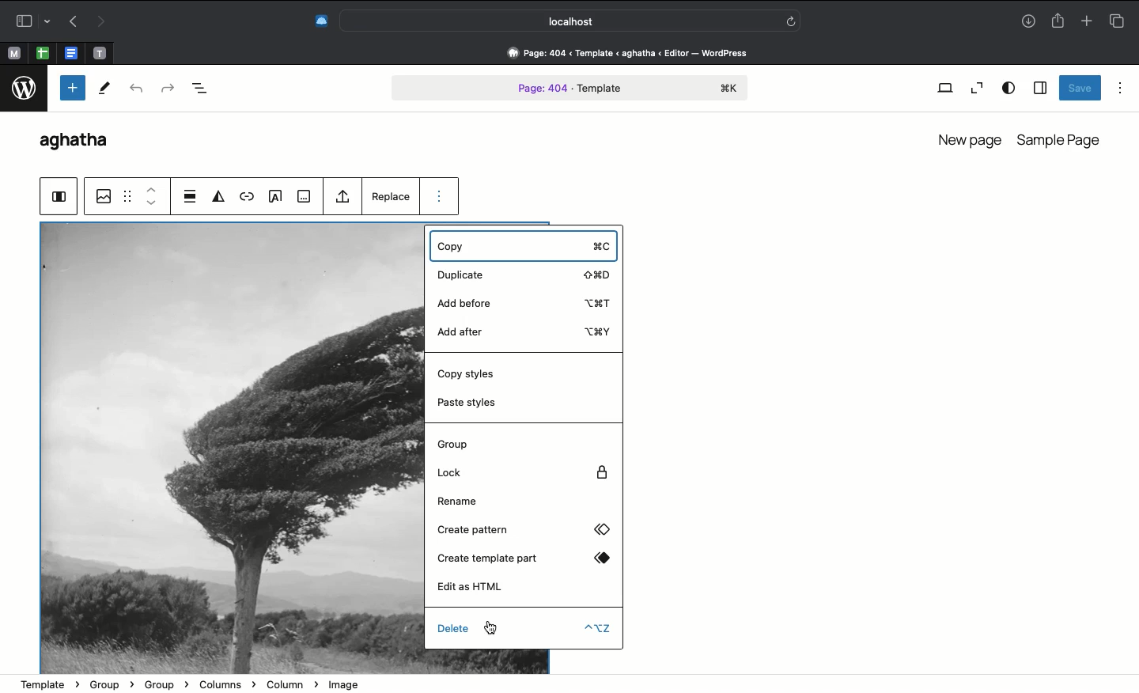 The width and height of the screenshot is (1139, 693). I want to click on Sidebar, so click(30, 21).